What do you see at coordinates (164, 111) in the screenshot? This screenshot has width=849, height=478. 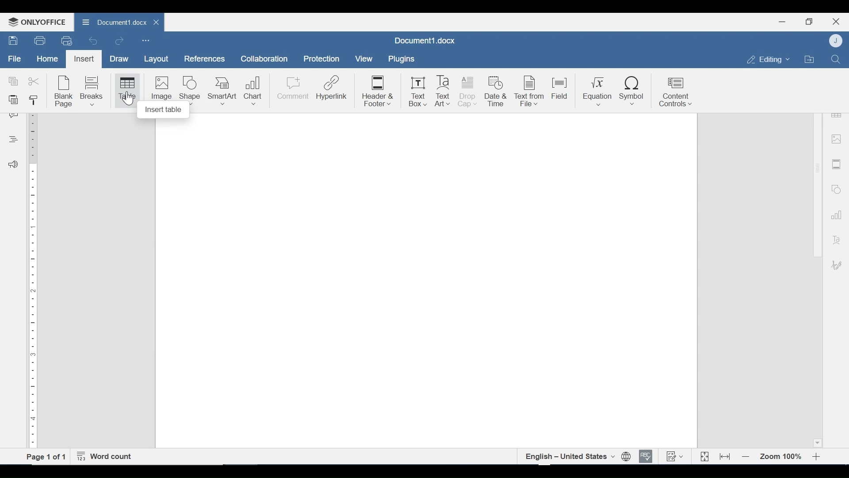 I see `insert table` at bounding box center [164, 111].